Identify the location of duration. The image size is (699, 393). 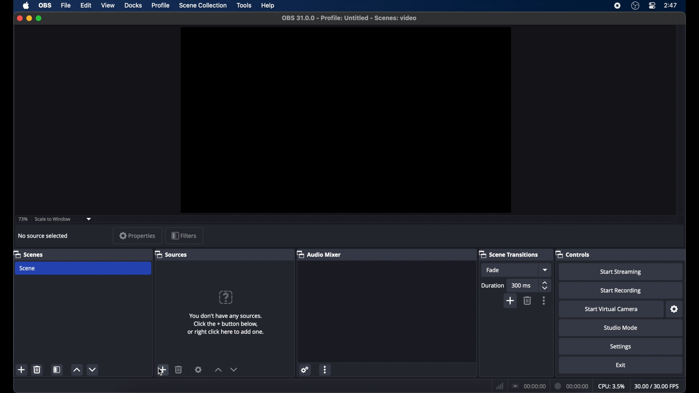
(572, 386).